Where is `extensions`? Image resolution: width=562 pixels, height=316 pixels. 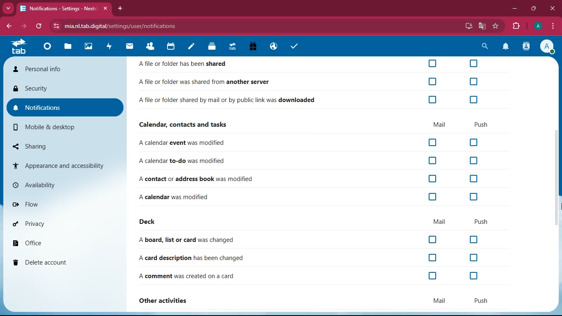
extensions is located at coordinates (516, 27).